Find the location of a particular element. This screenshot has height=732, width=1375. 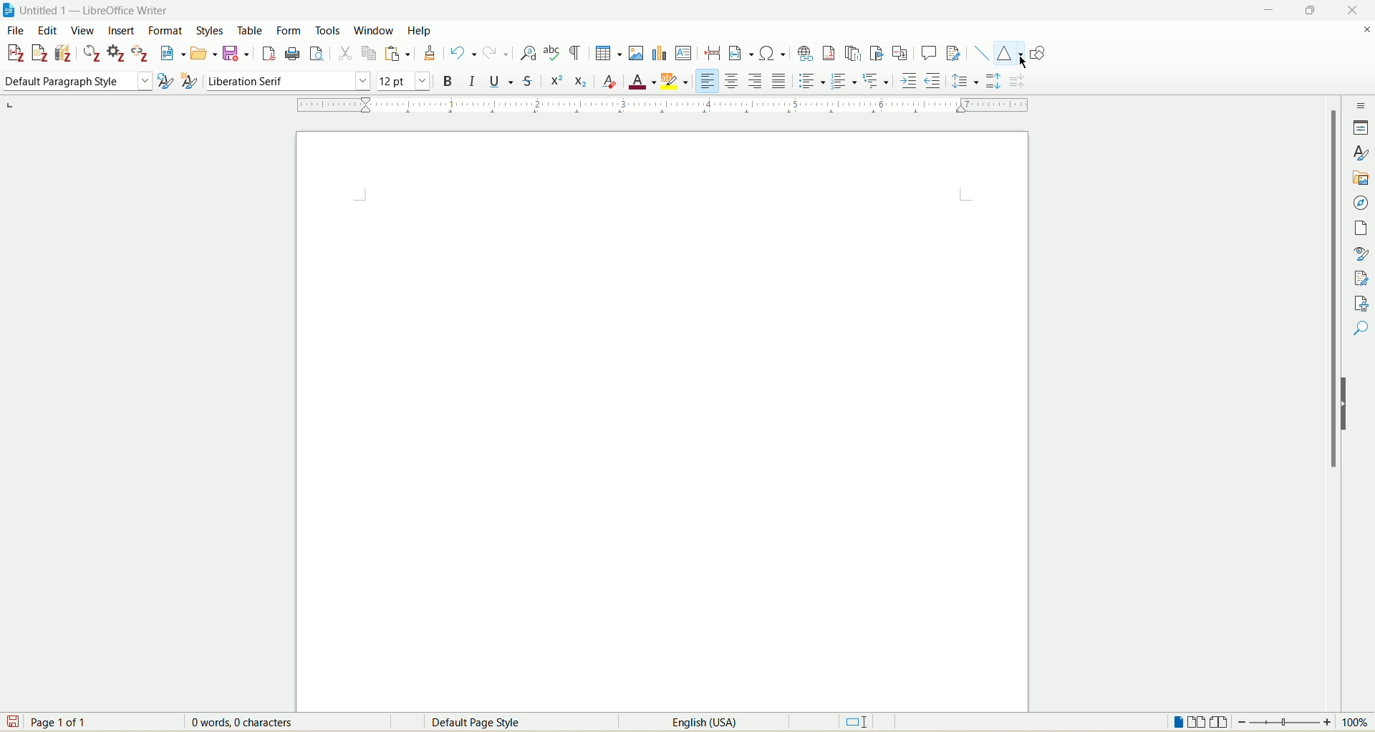

redo is located at coordinates (493, 54).